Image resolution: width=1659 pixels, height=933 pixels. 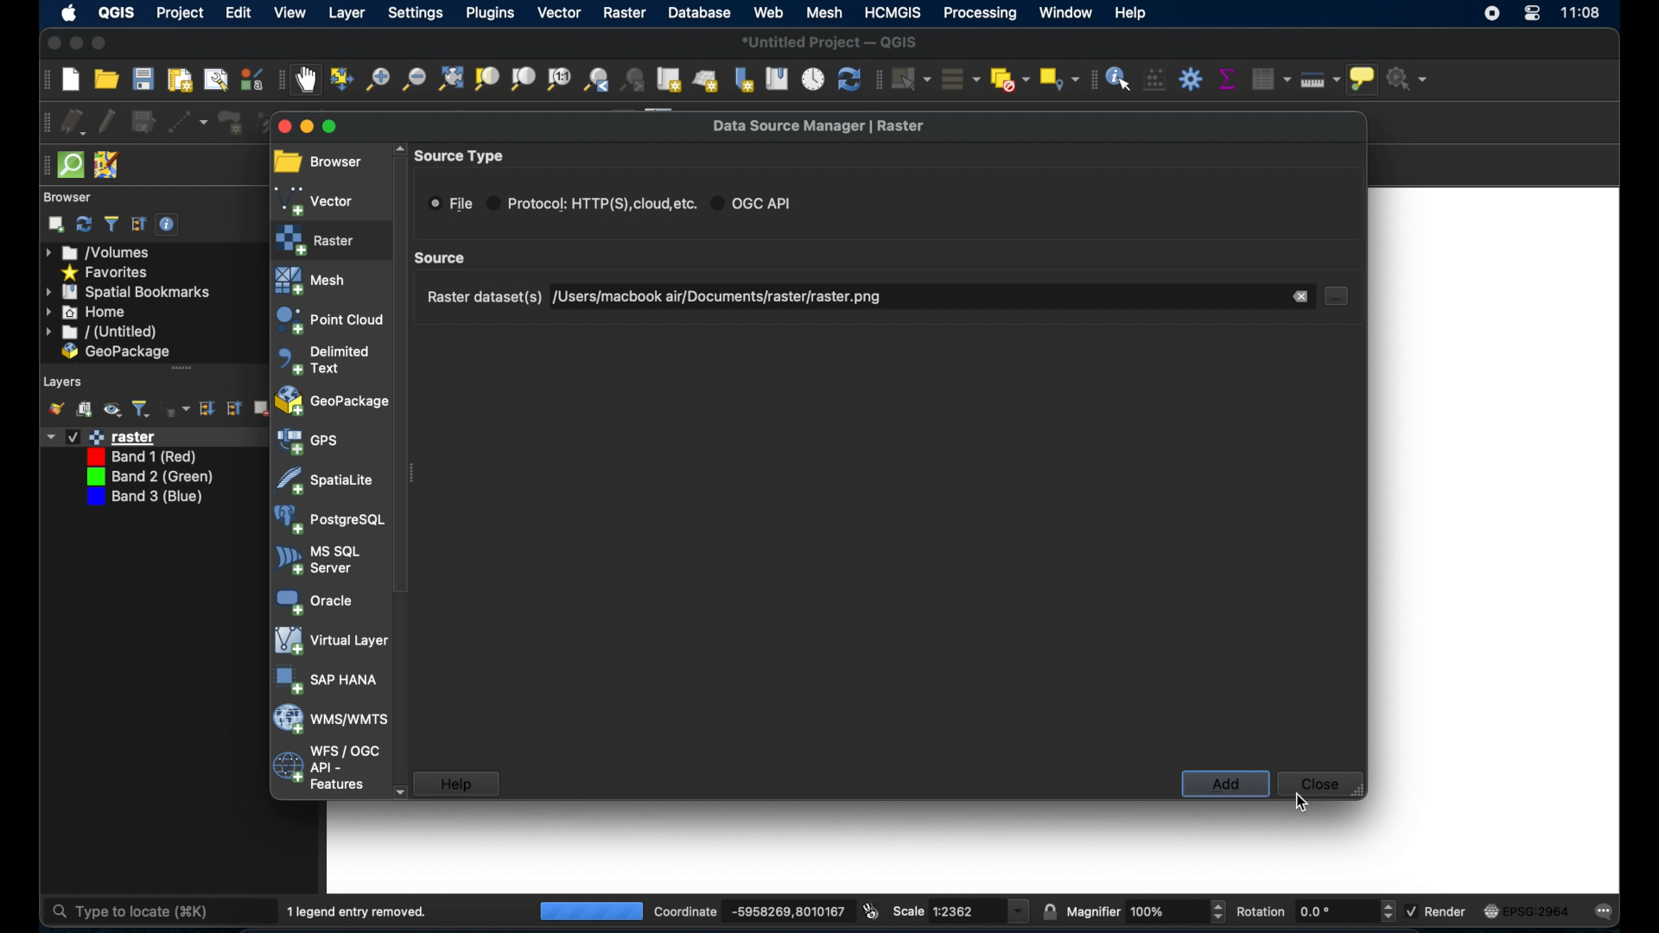 What do you see at coordinates (181, 12) in the screenshot?
I see `project` at bounding box center [181, 12].